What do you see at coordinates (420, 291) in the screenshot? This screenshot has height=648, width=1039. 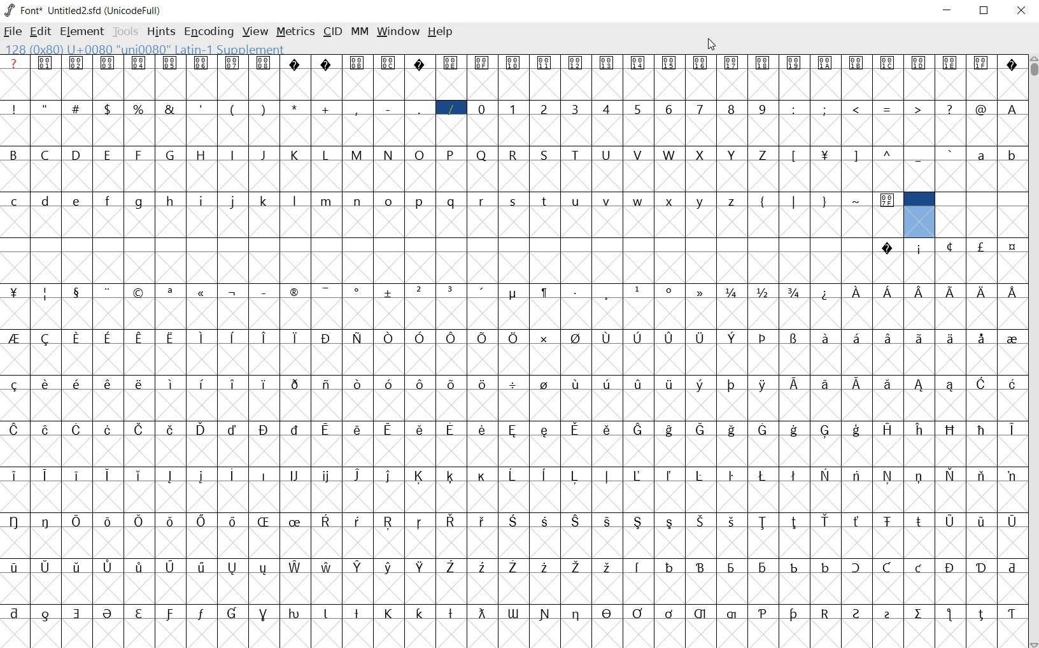 I see `Symbol` at bounding box center [420, 291].